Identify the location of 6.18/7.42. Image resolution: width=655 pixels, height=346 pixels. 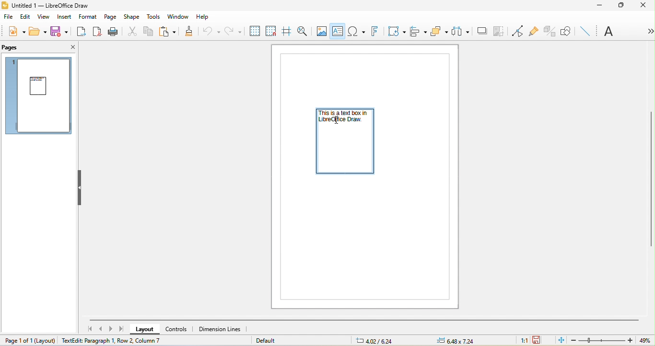
(376, 340).